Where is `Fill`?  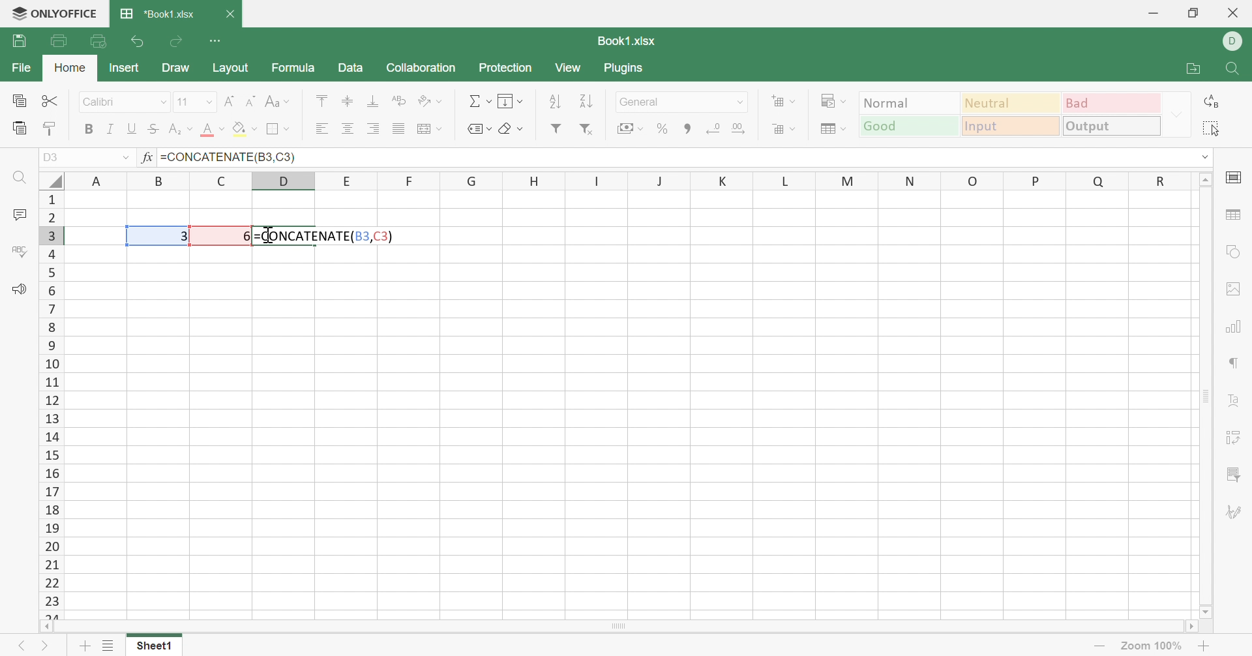
Fill is located at coordinates (512, 102).